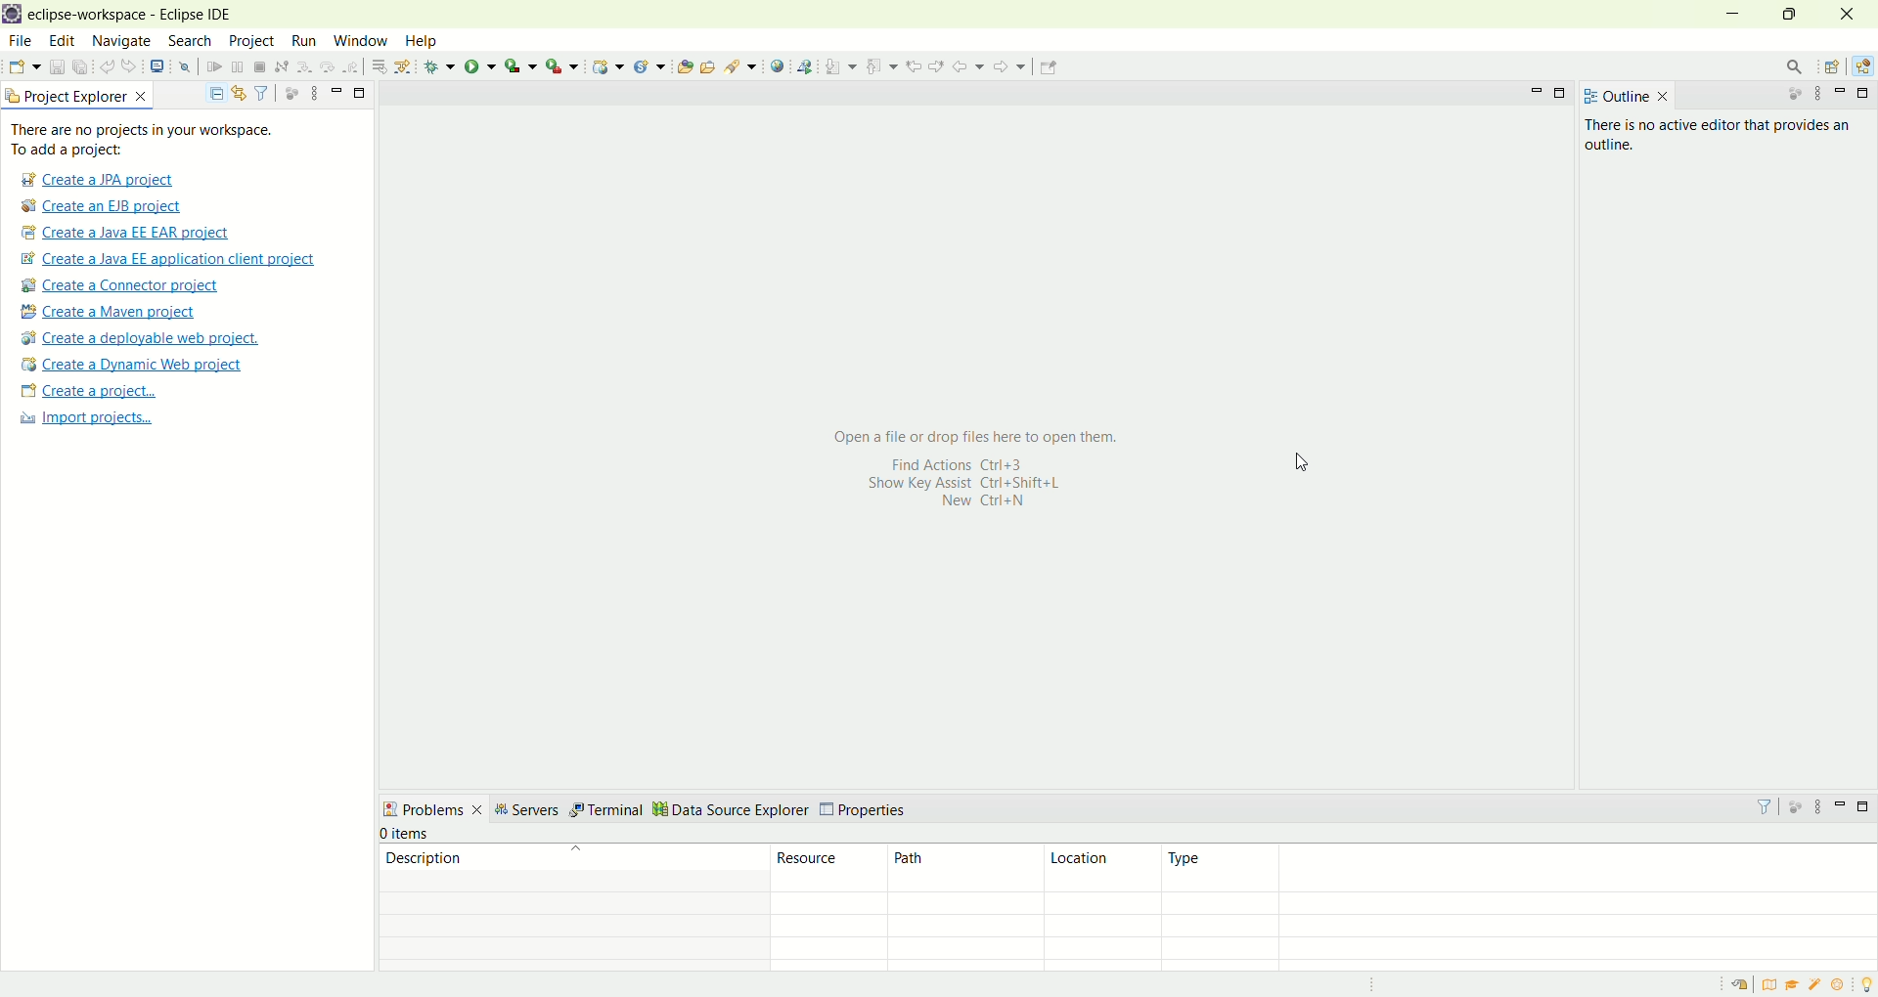  I want to click on minimize, so click(1730, 12).